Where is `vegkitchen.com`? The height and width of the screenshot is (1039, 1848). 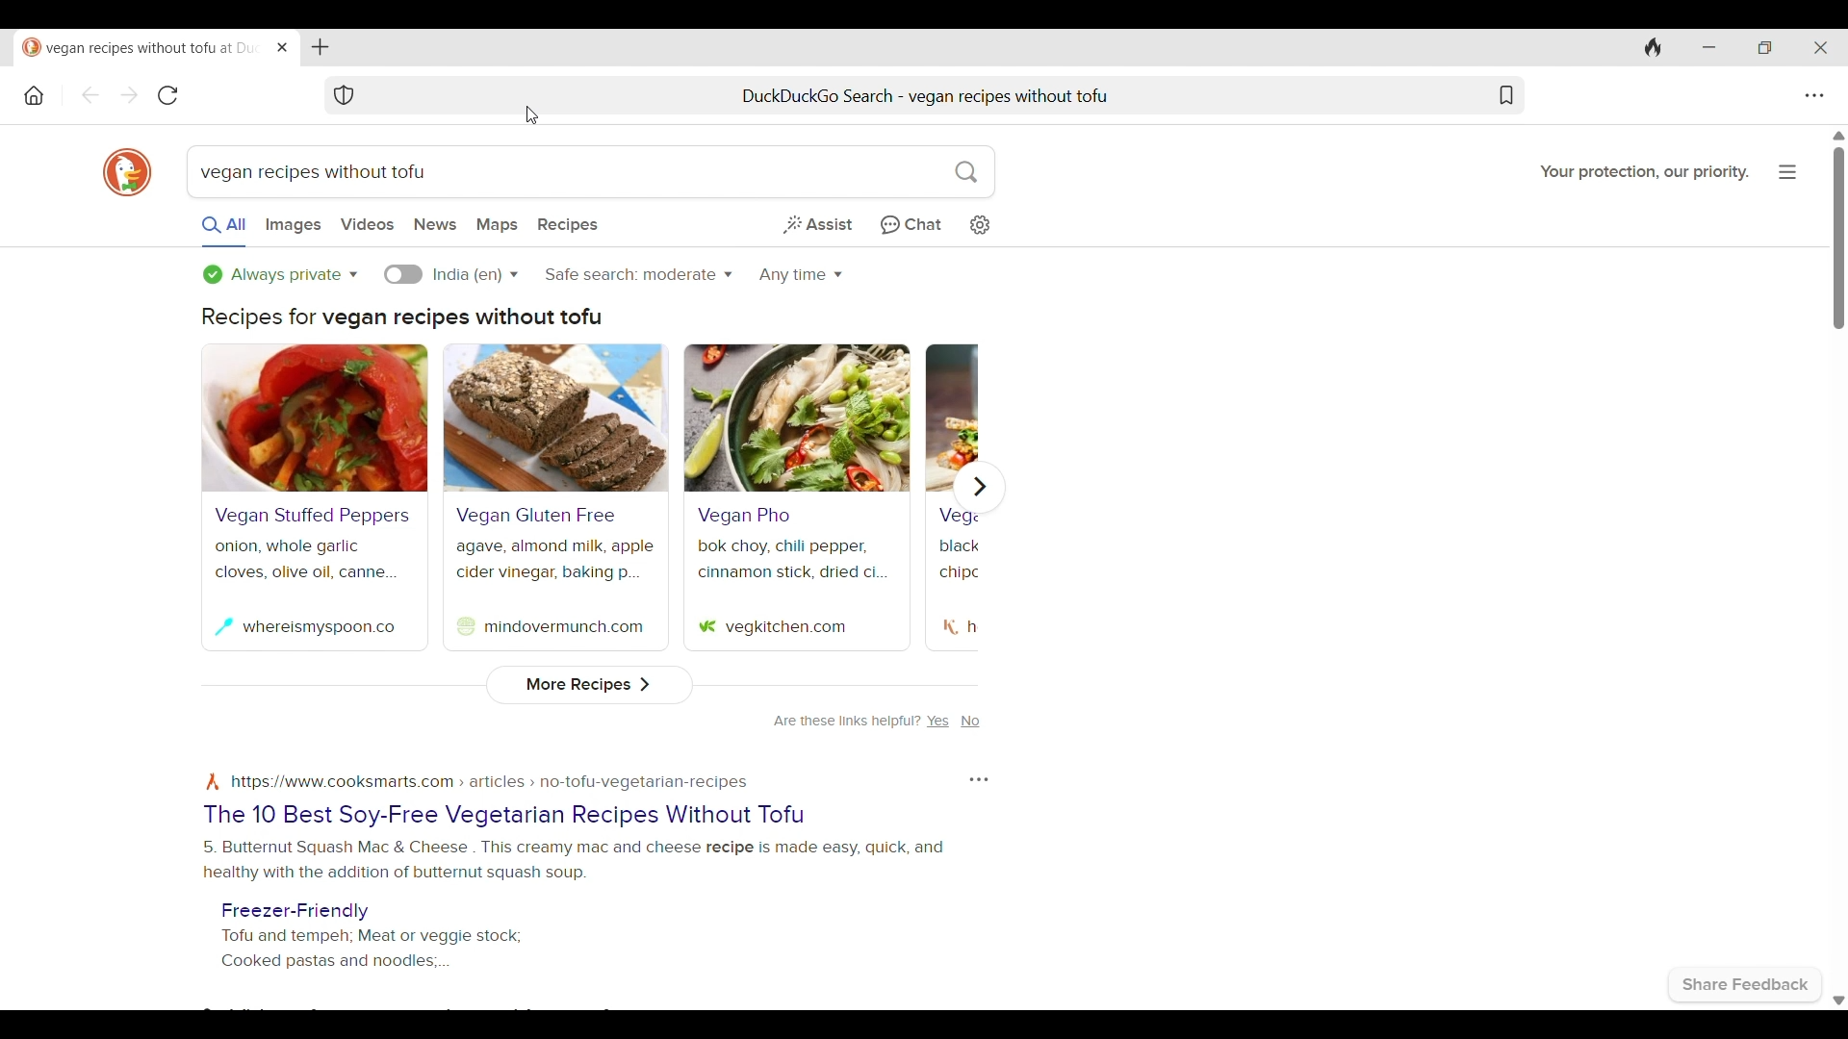
vegkitchen.com is located at coordinates (785, 629).